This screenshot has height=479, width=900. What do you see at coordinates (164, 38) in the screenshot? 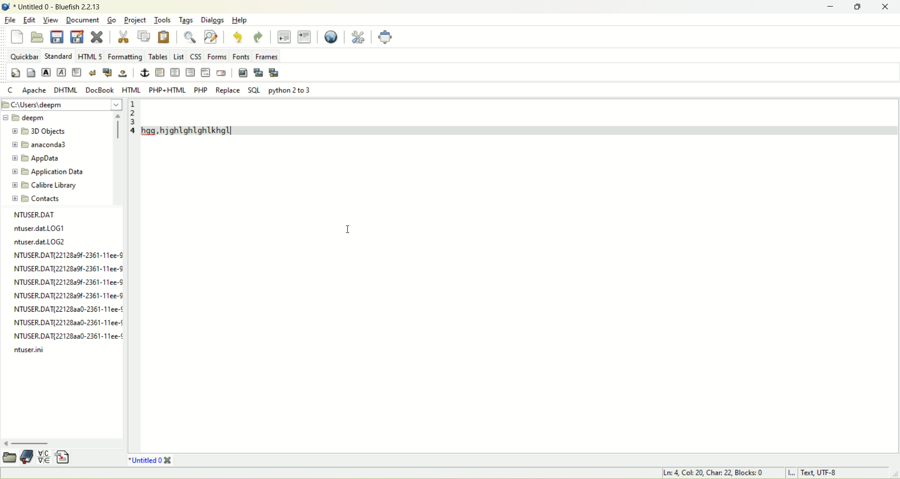
I see `paste` at bounding box center [164, 38].